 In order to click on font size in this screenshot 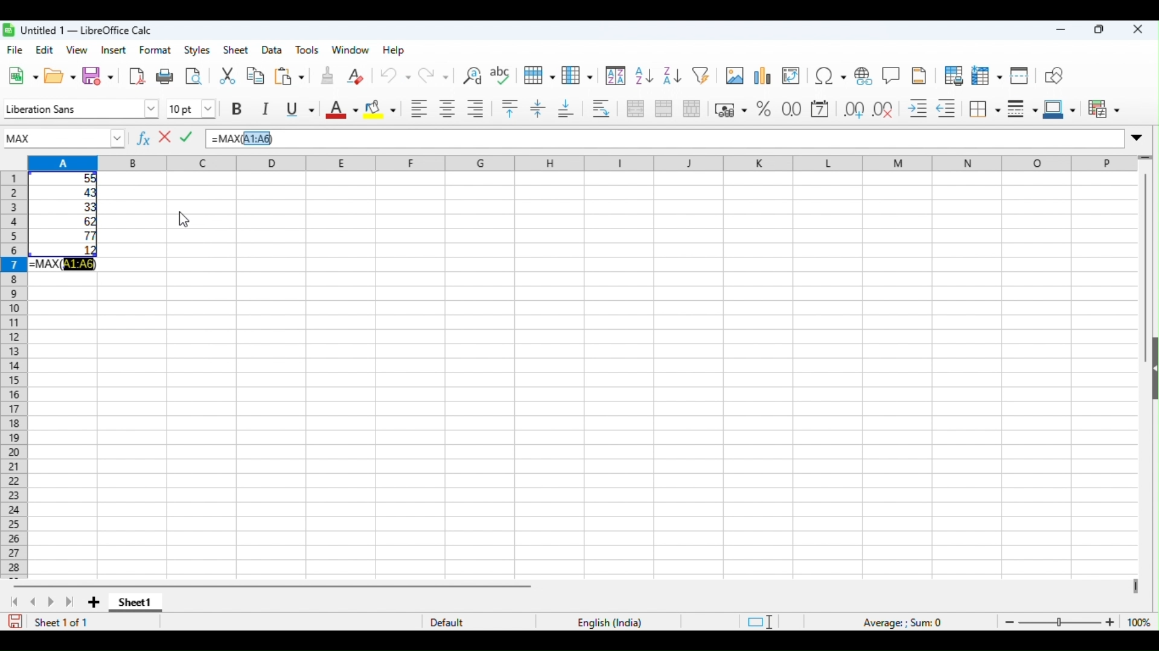, I will do `click(194, 107)`.